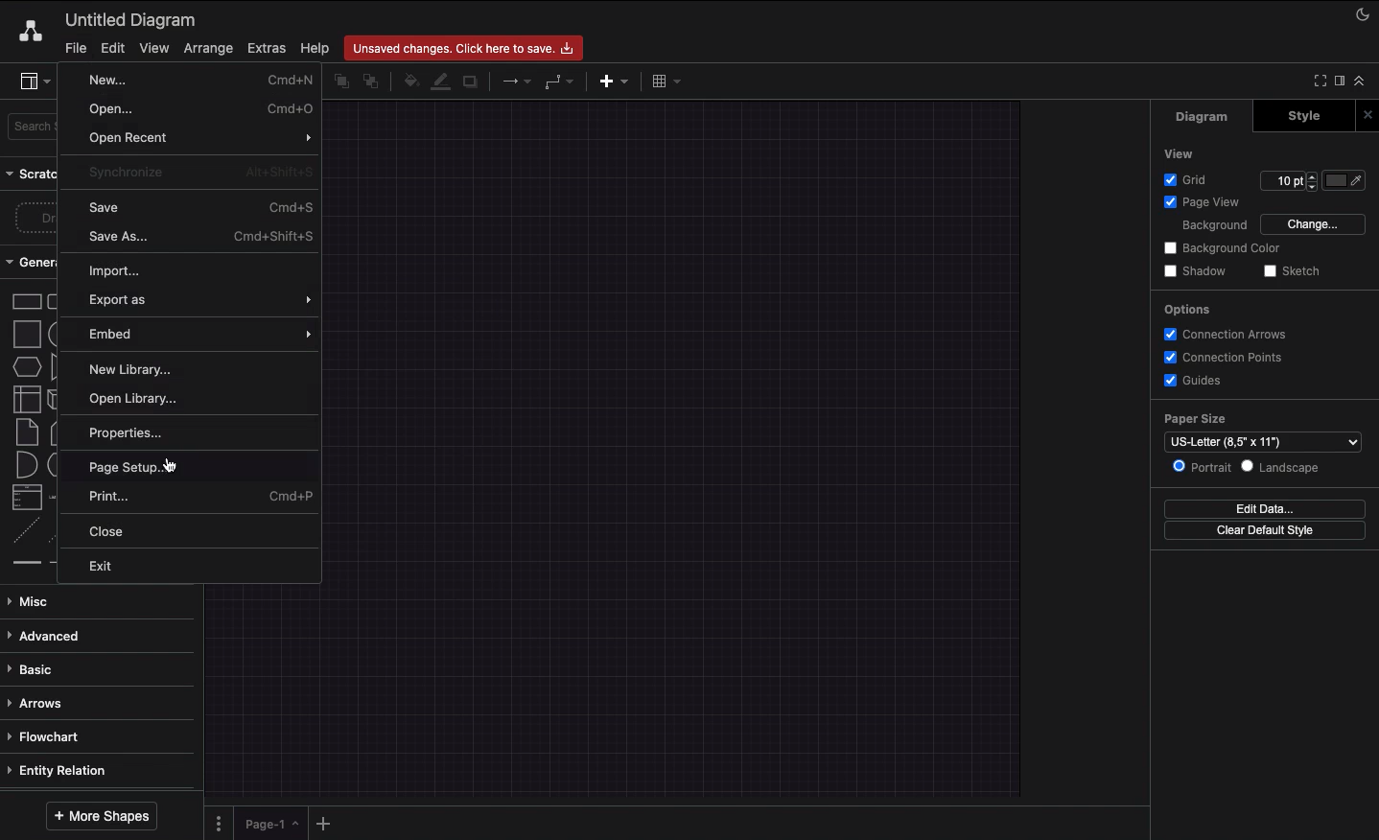  What do you see at coordinates (200, 206) in the screenshot?
I see `Save` at bounding box center [200, 206].